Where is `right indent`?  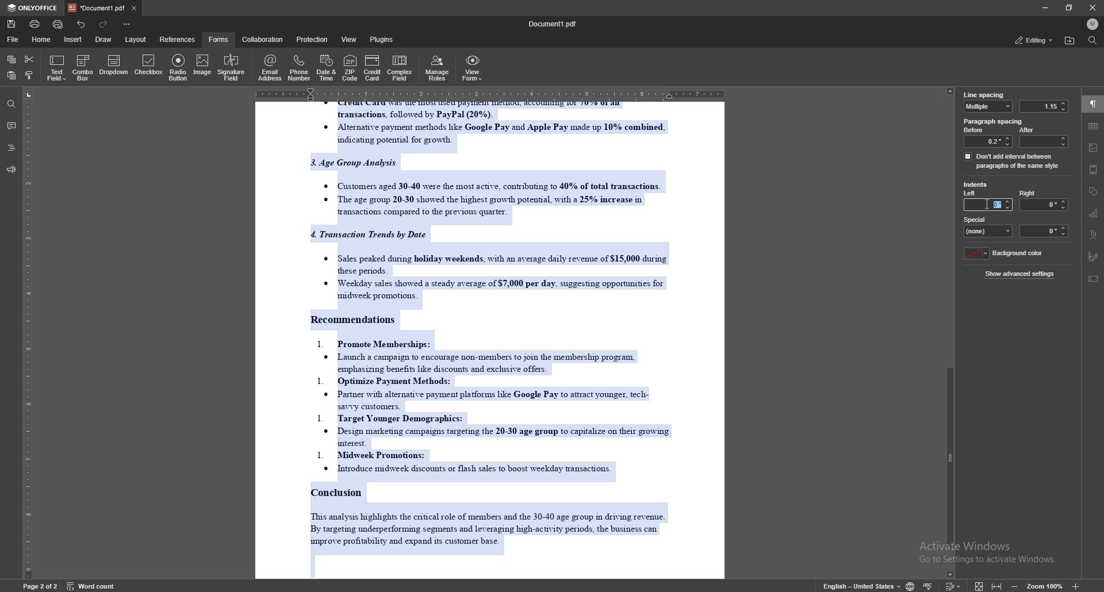
right indent is located at coordinates (1043, 200).